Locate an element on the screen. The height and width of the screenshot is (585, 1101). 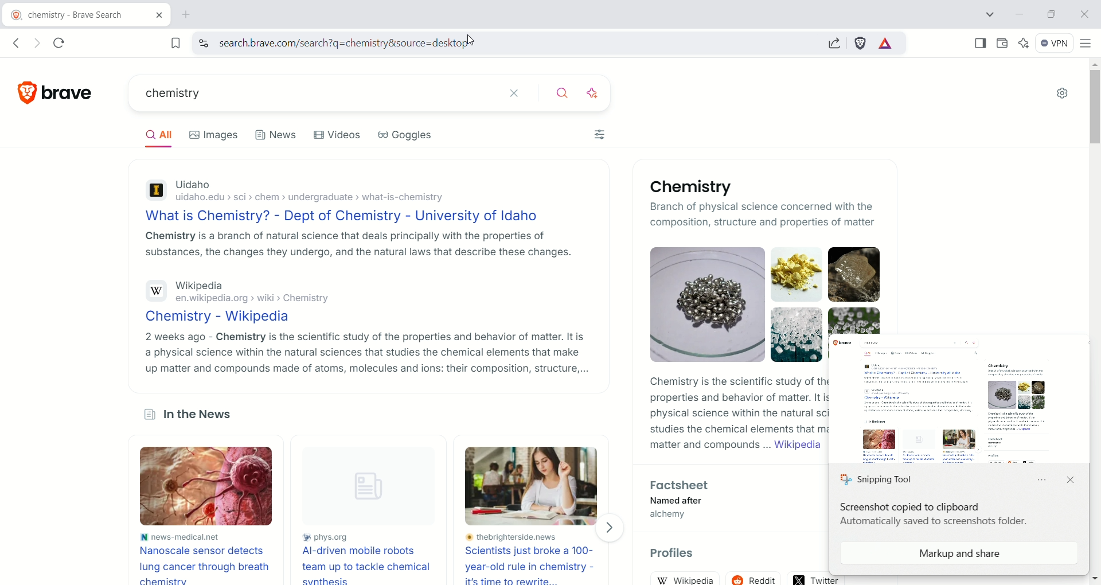
Videos is located at coordinates (339, 136).